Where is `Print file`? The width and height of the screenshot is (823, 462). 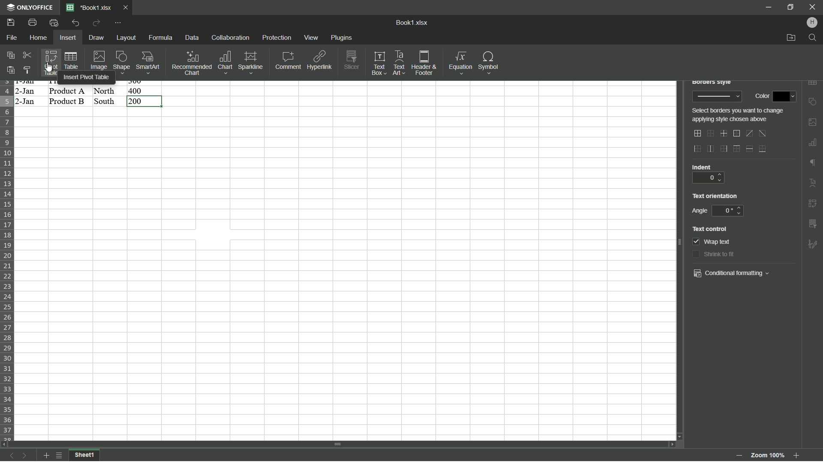
Print file is located at coordinates (32, 24).